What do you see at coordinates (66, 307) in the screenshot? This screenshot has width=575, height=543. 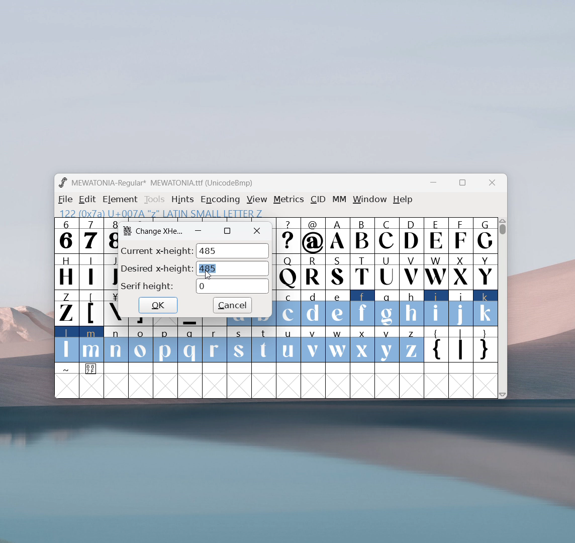 I see `Z` at bounding box center [66, 307].